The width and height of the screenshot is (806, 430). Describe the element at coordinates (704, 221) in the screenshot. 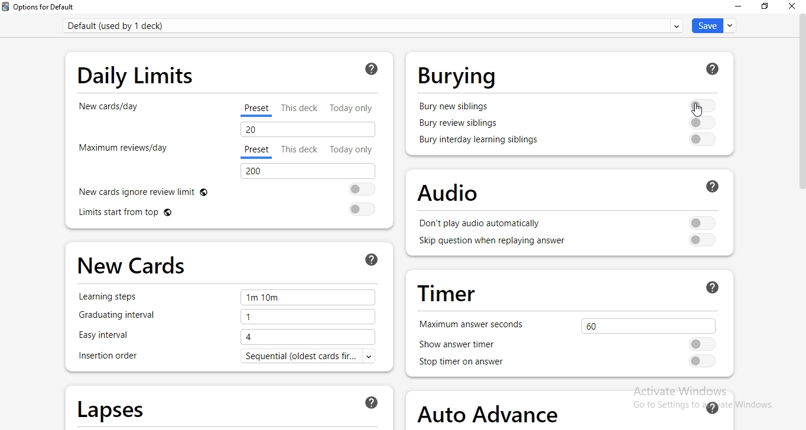

I see `Toggle` at that location.